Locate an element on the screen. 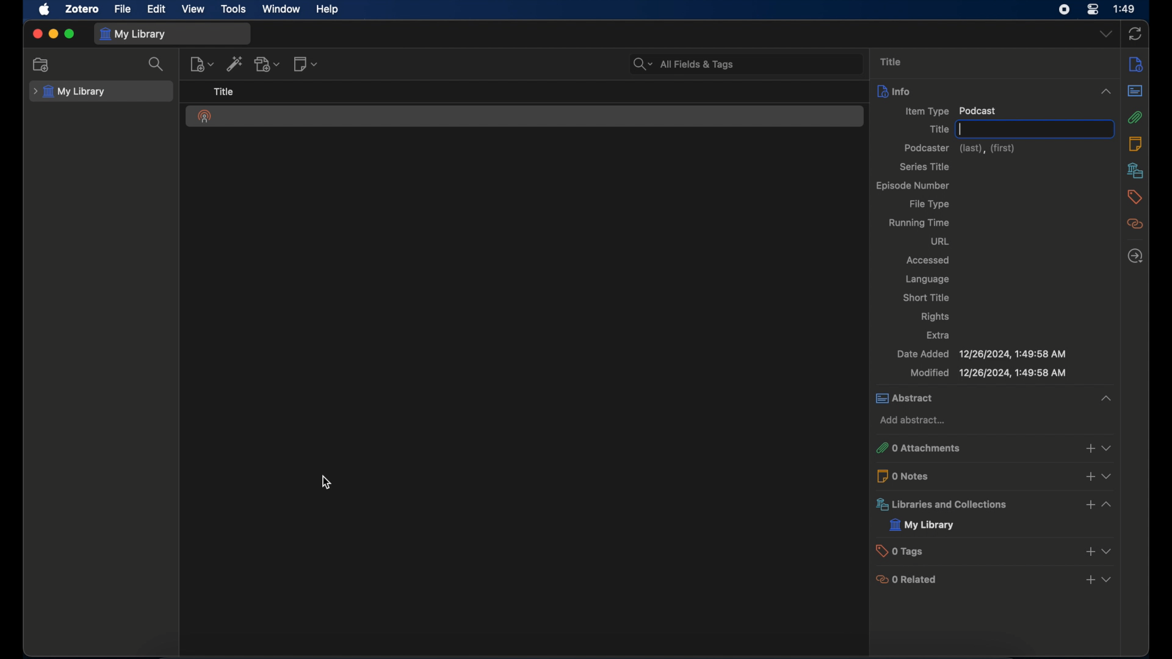  info is located at coordinates (997, 90).